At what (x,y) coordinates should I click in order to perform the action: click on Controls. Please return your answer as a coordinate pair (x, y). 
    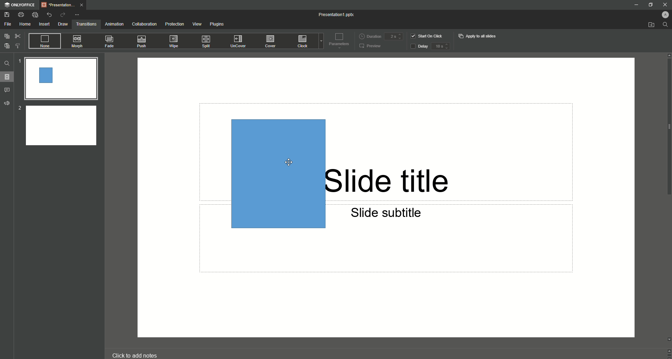
    Looking at the image, I should click on (668, 353).